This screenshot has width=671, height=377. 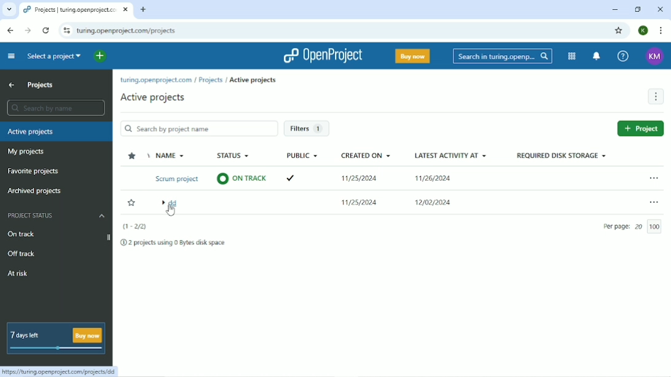 I want to click on Per page, so click(x=632, y=227).